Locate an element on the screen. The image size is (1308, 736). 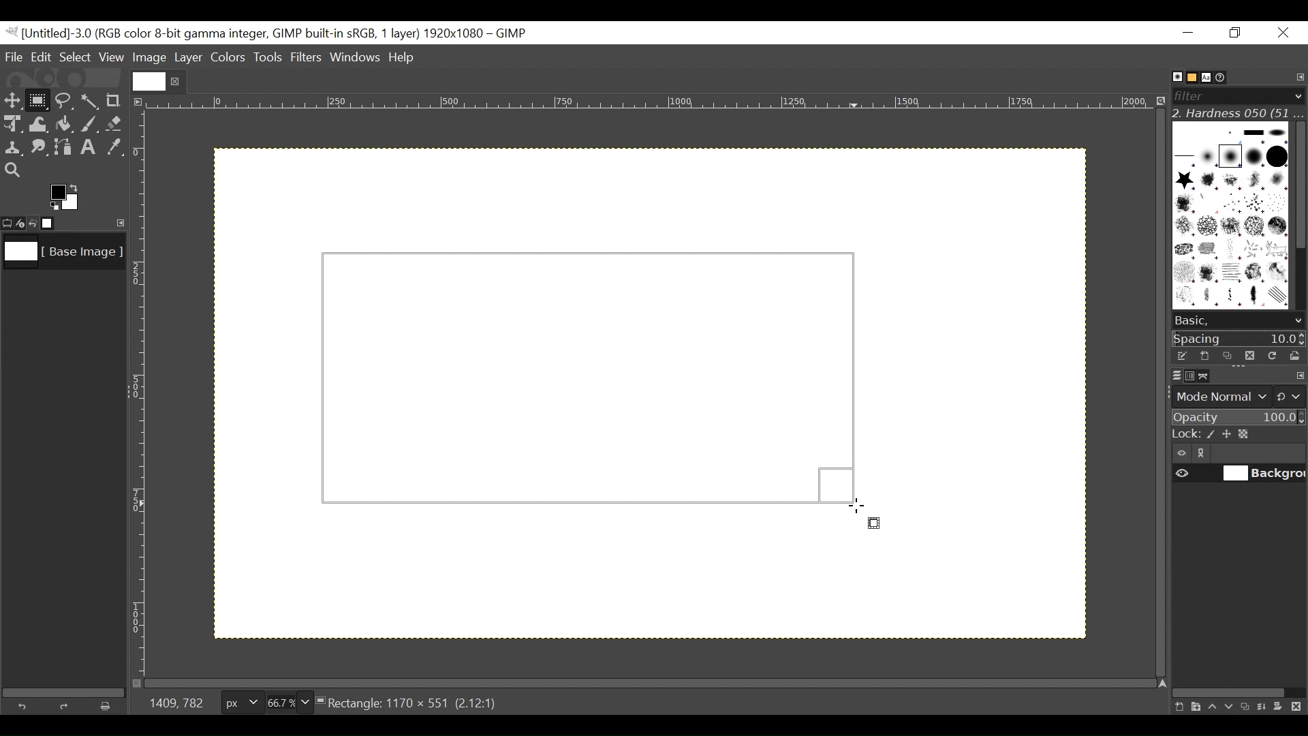
Paths is located at coordinates (1207, 376).